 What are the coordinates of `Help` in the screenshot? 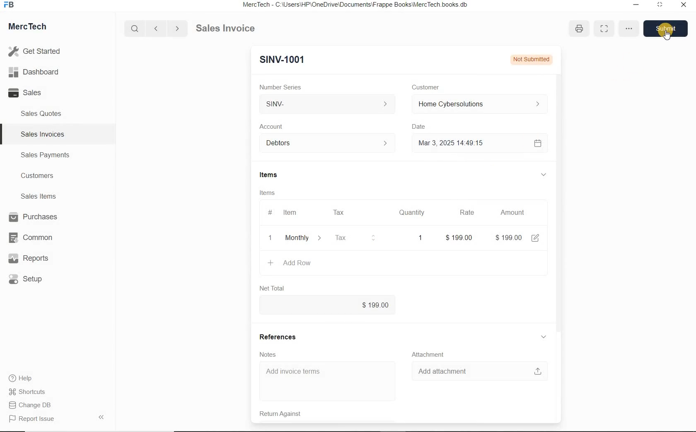 It's located at (25, 378).